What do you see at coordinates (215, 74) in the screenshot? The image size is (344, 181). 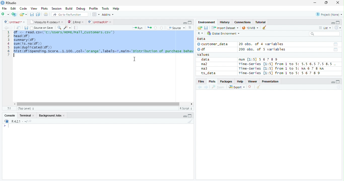 I see `ts_data` at bounding box center [215, 74].